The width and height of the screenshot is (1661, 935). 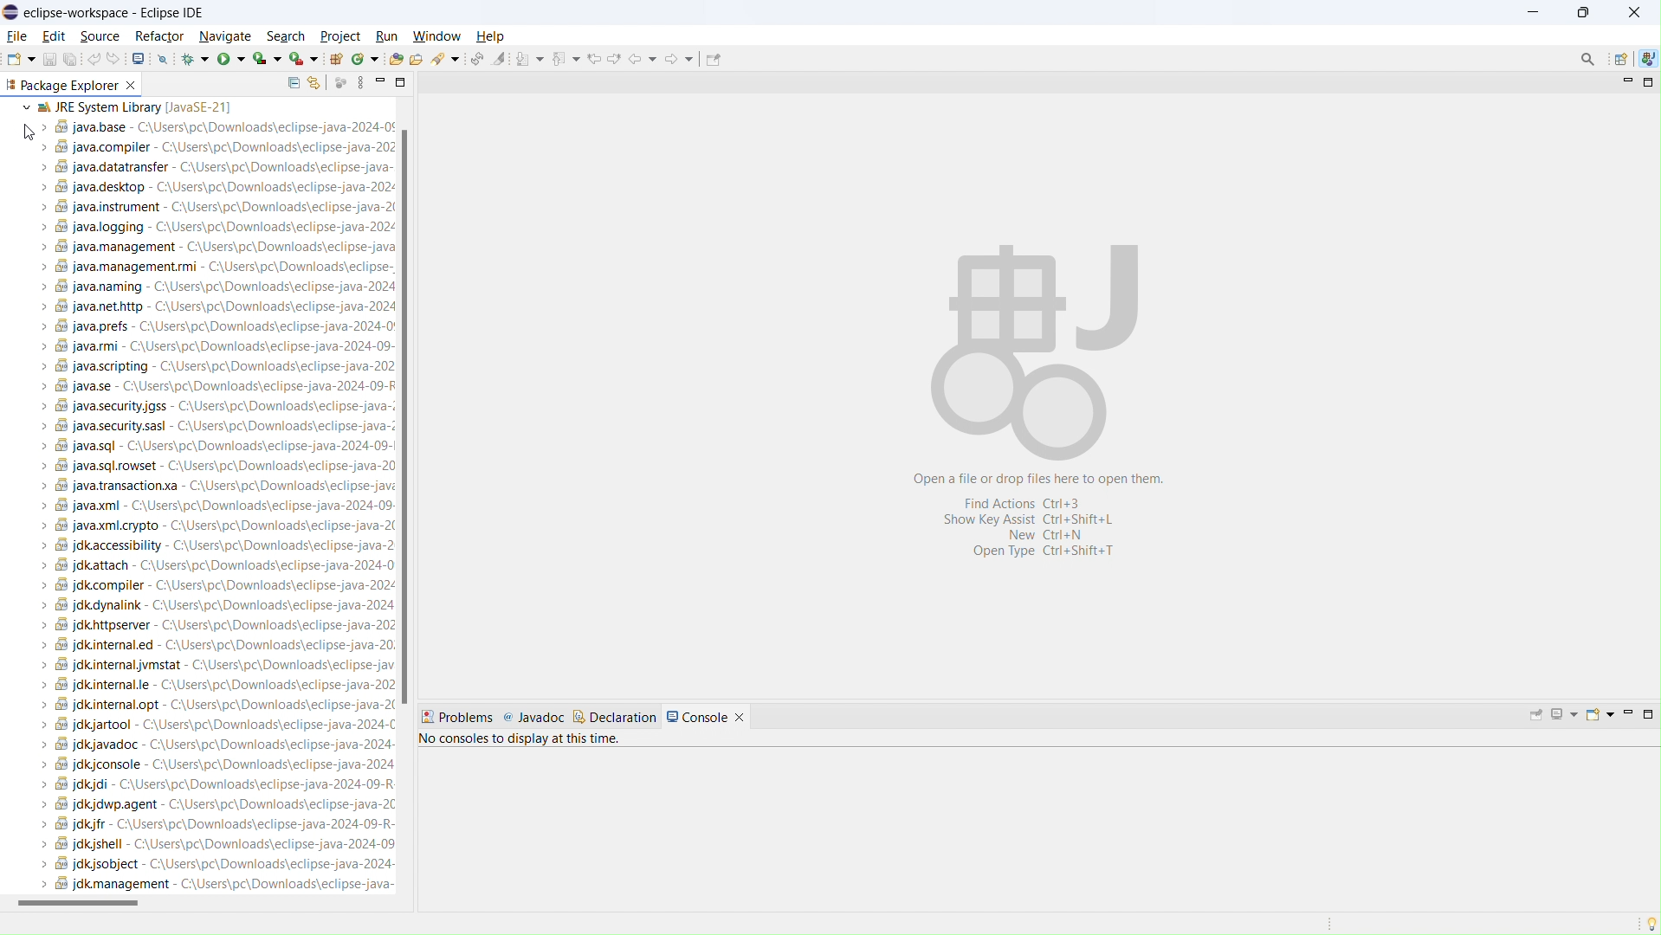 I want to click on maximize, so click(x=1583, y=11).